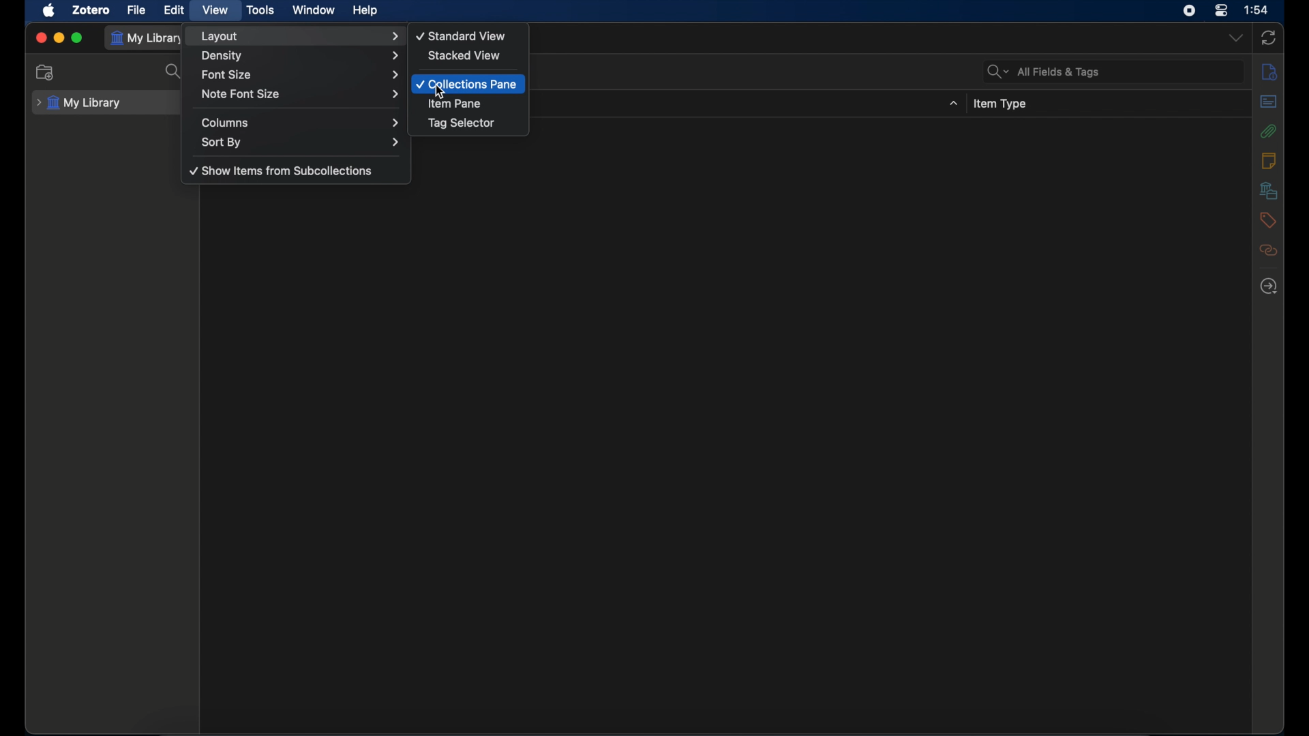 The width and height of the screenshot is (1309, 736). Describe the element at coordinates (78, 38) in the screenshot. I see `maximize` at that location.